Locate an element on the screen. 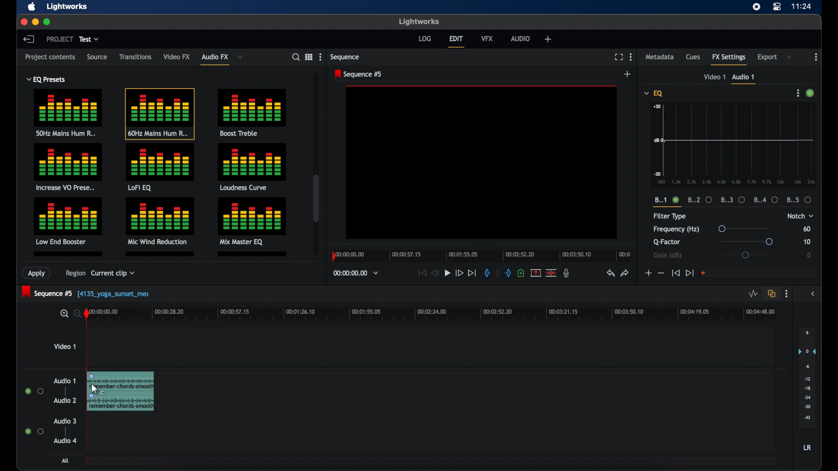 This screenshot has width=838, height=471. sequence is located at coordinates (358, 74).